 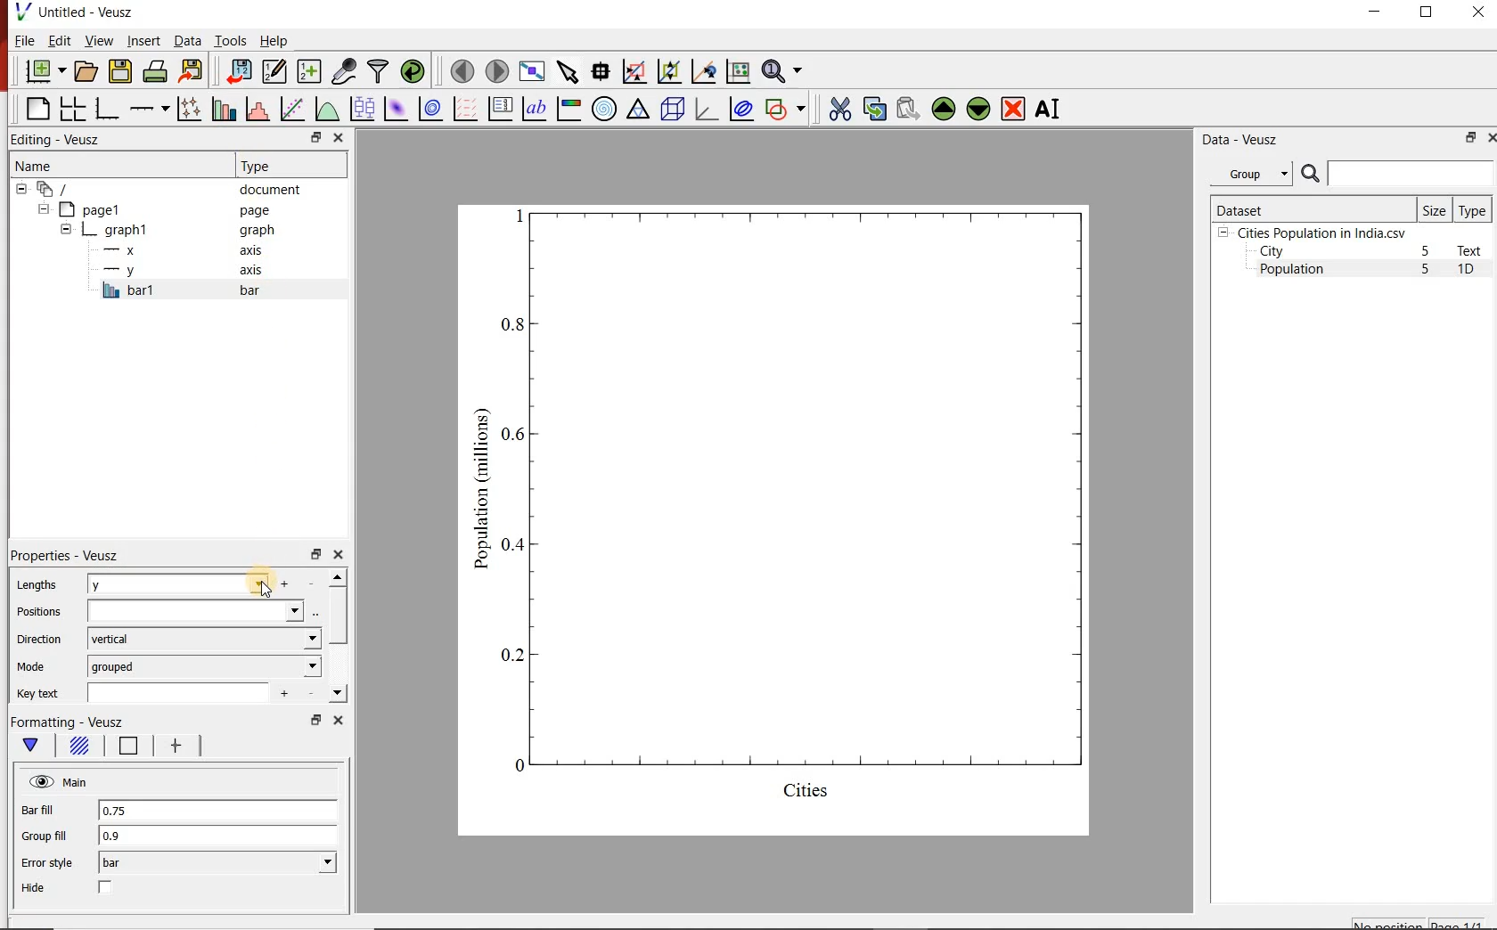 What do you see at coordinates (149, 106) in the screenshot?
I see `Add an axis to the plot` at bounding box center [149, 106].